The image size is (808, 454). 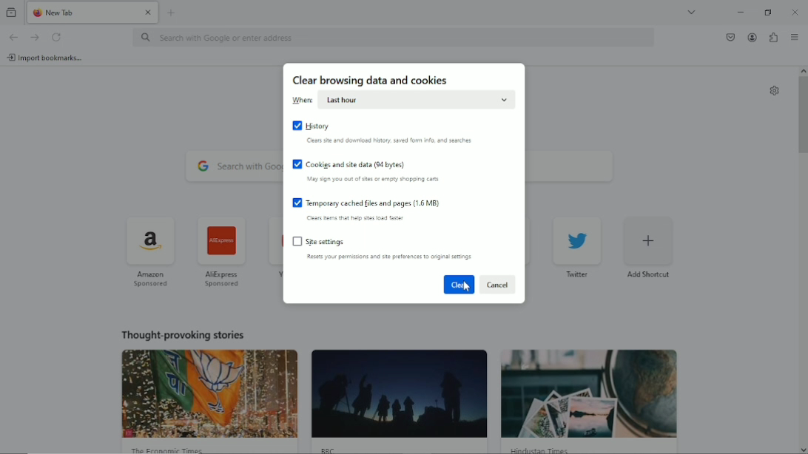 What do you see at coordinates (10, 13) in the screenshot?
I see `View recent browsing` at bounding box center [10, 13].